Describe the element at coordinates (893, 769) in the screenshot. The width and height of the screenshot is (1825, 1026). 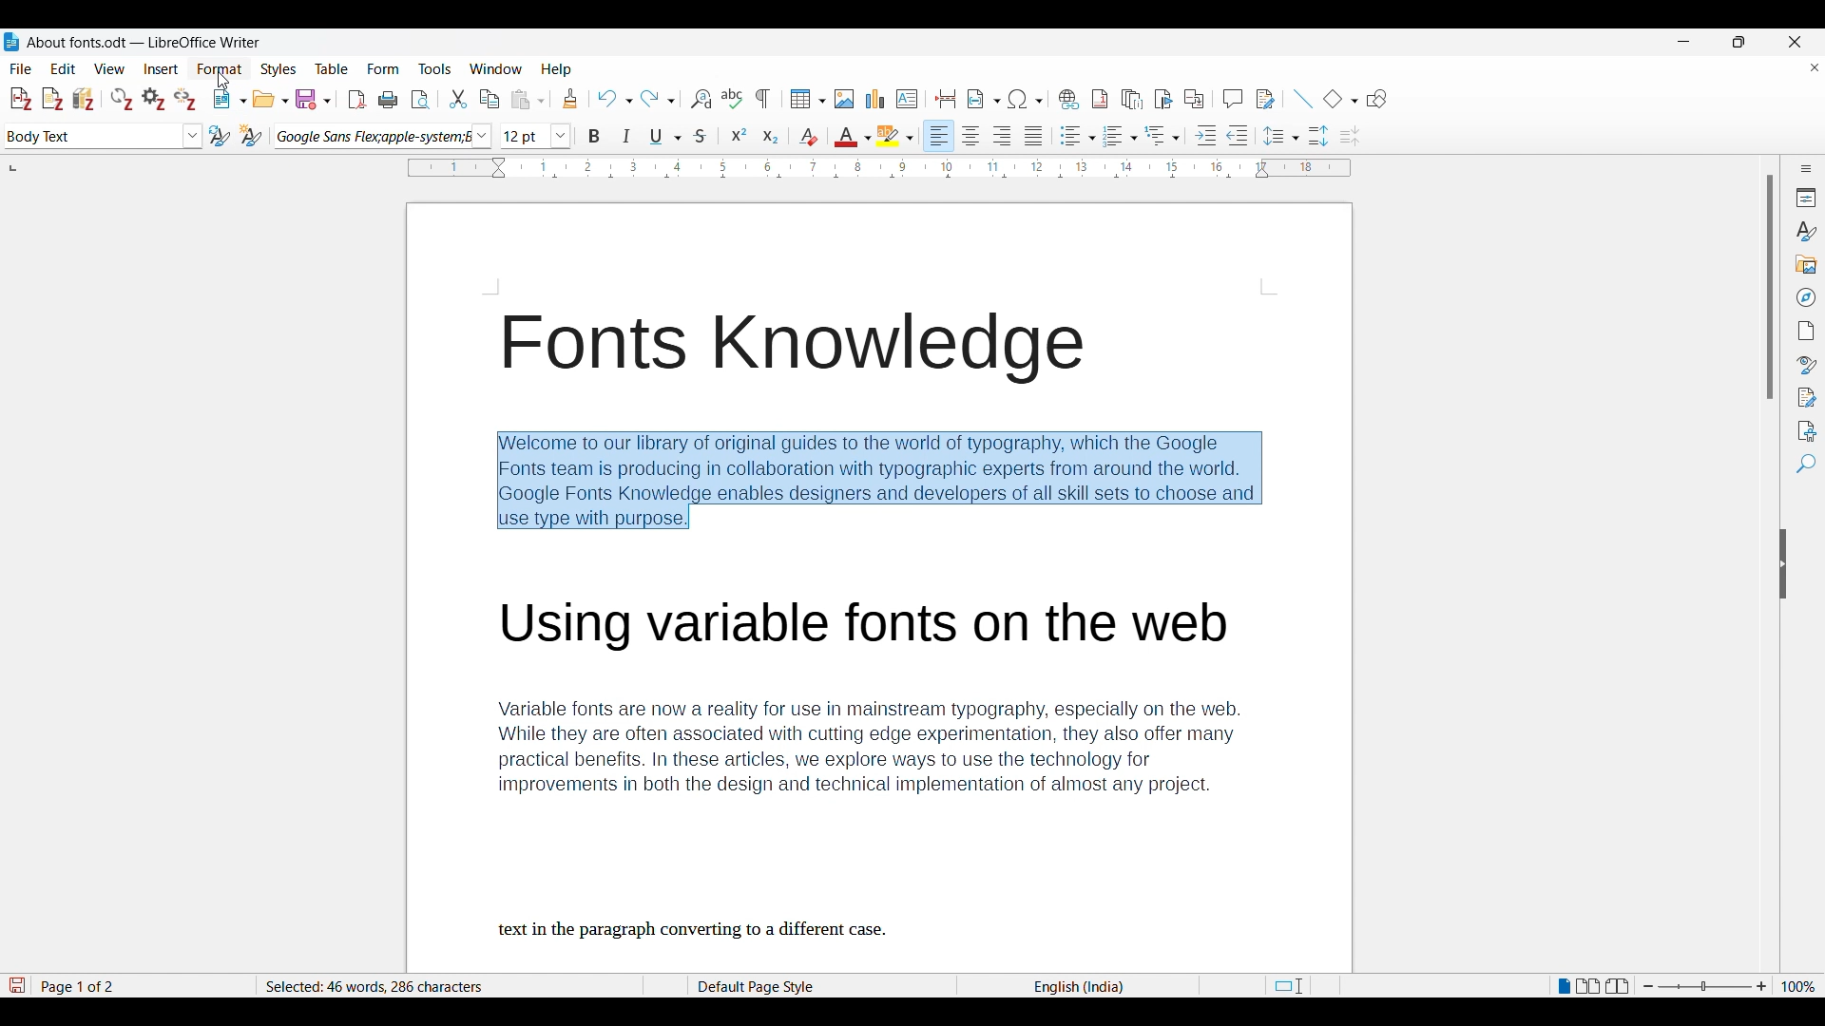
I see `Variable fonts are now a reality for use in mainstream typography, especially on the web.
While they are often associated with cutting edge experimentation, they also offer many
practical benefits. In these articles, we explore ways to use the technology for
improvements in both the design and technical implementation of almost any project.
text in the paragraph converting to a different case.` at that location.